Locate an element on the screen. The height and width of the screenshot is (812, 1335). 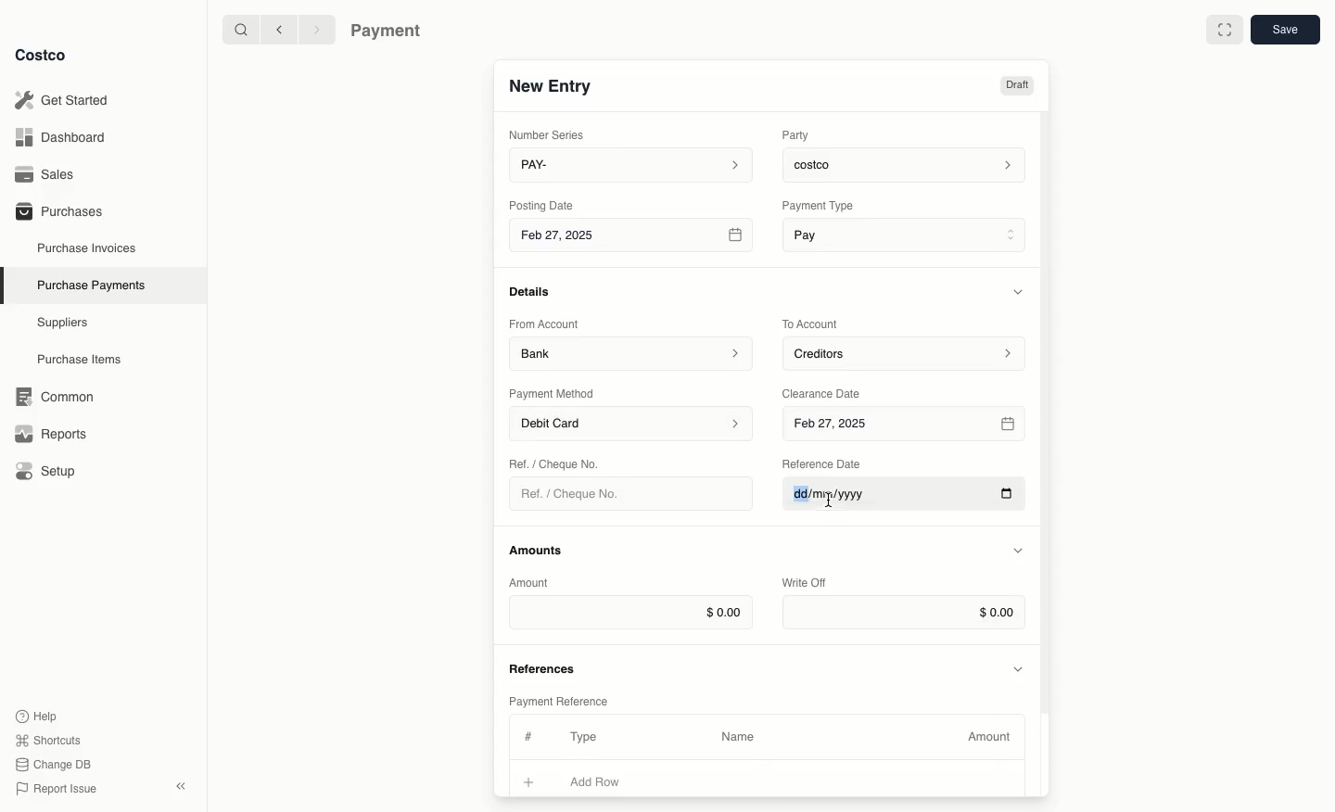
Setup is located at coordinates (52, 473).